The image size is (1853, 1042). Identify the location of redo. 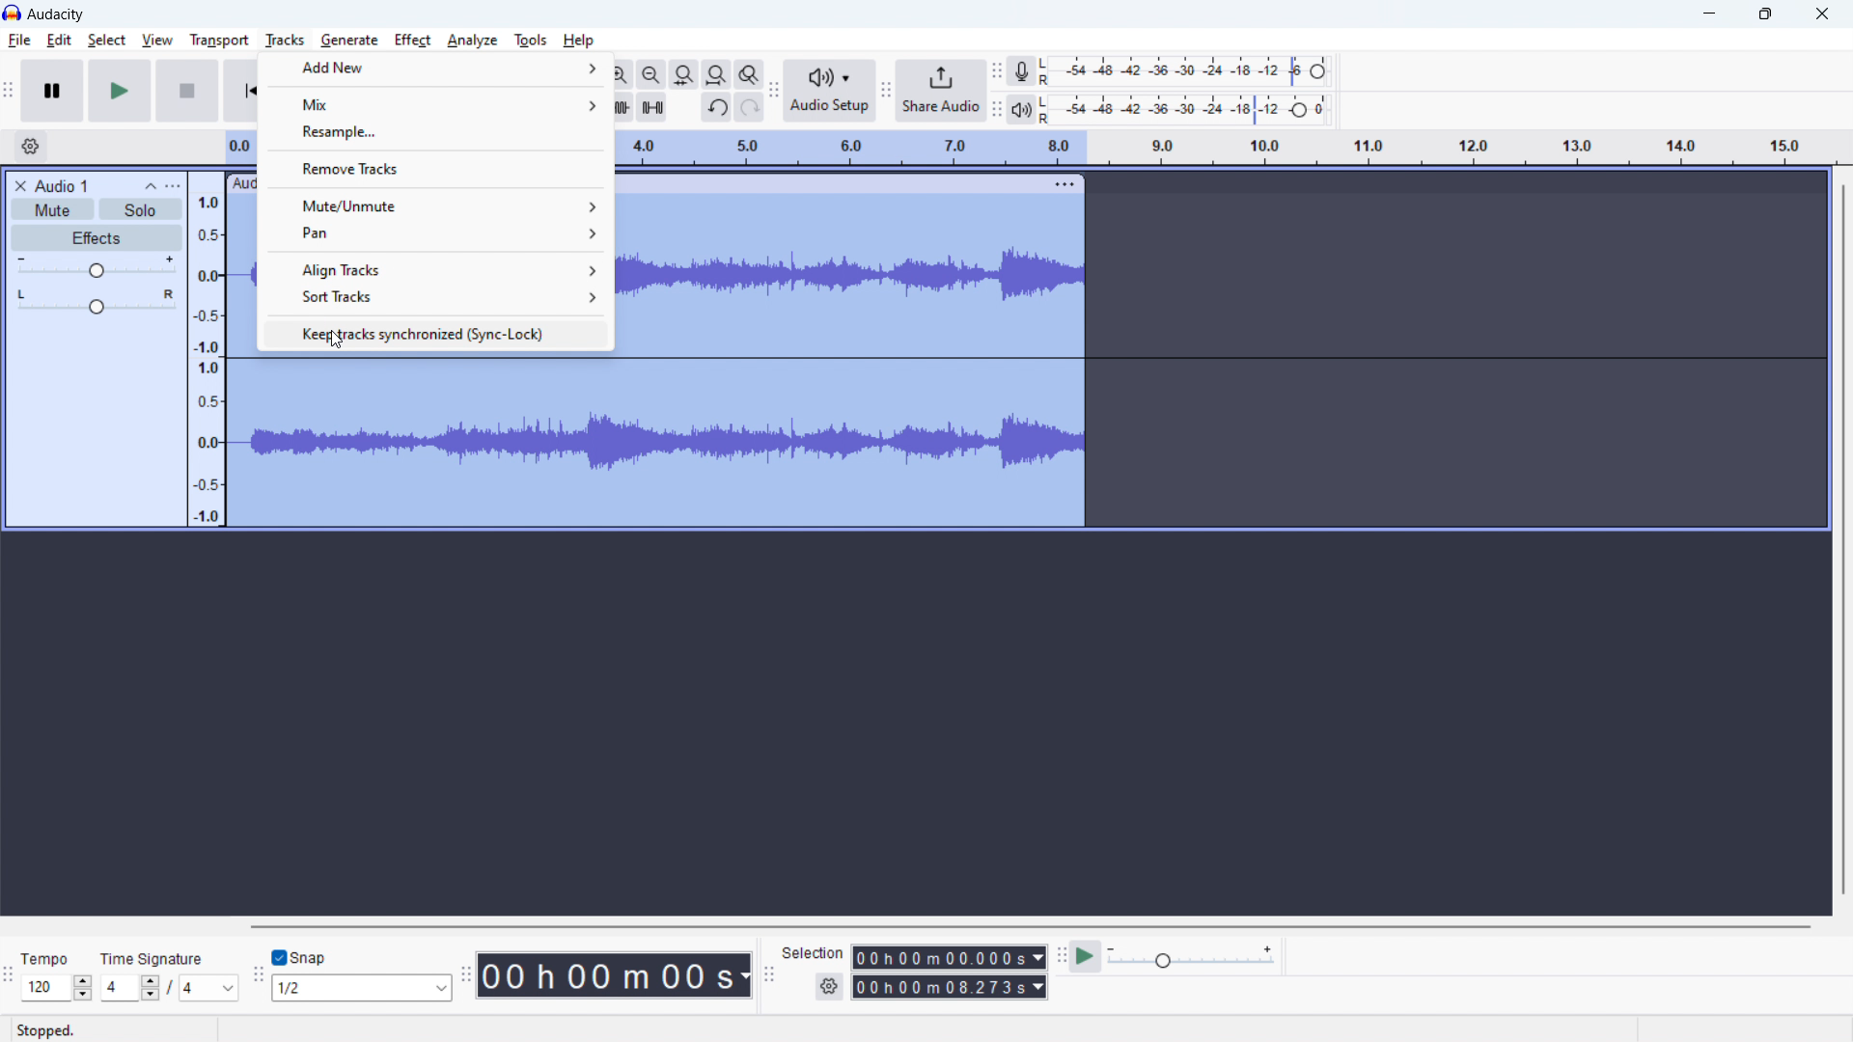
(749, 107).